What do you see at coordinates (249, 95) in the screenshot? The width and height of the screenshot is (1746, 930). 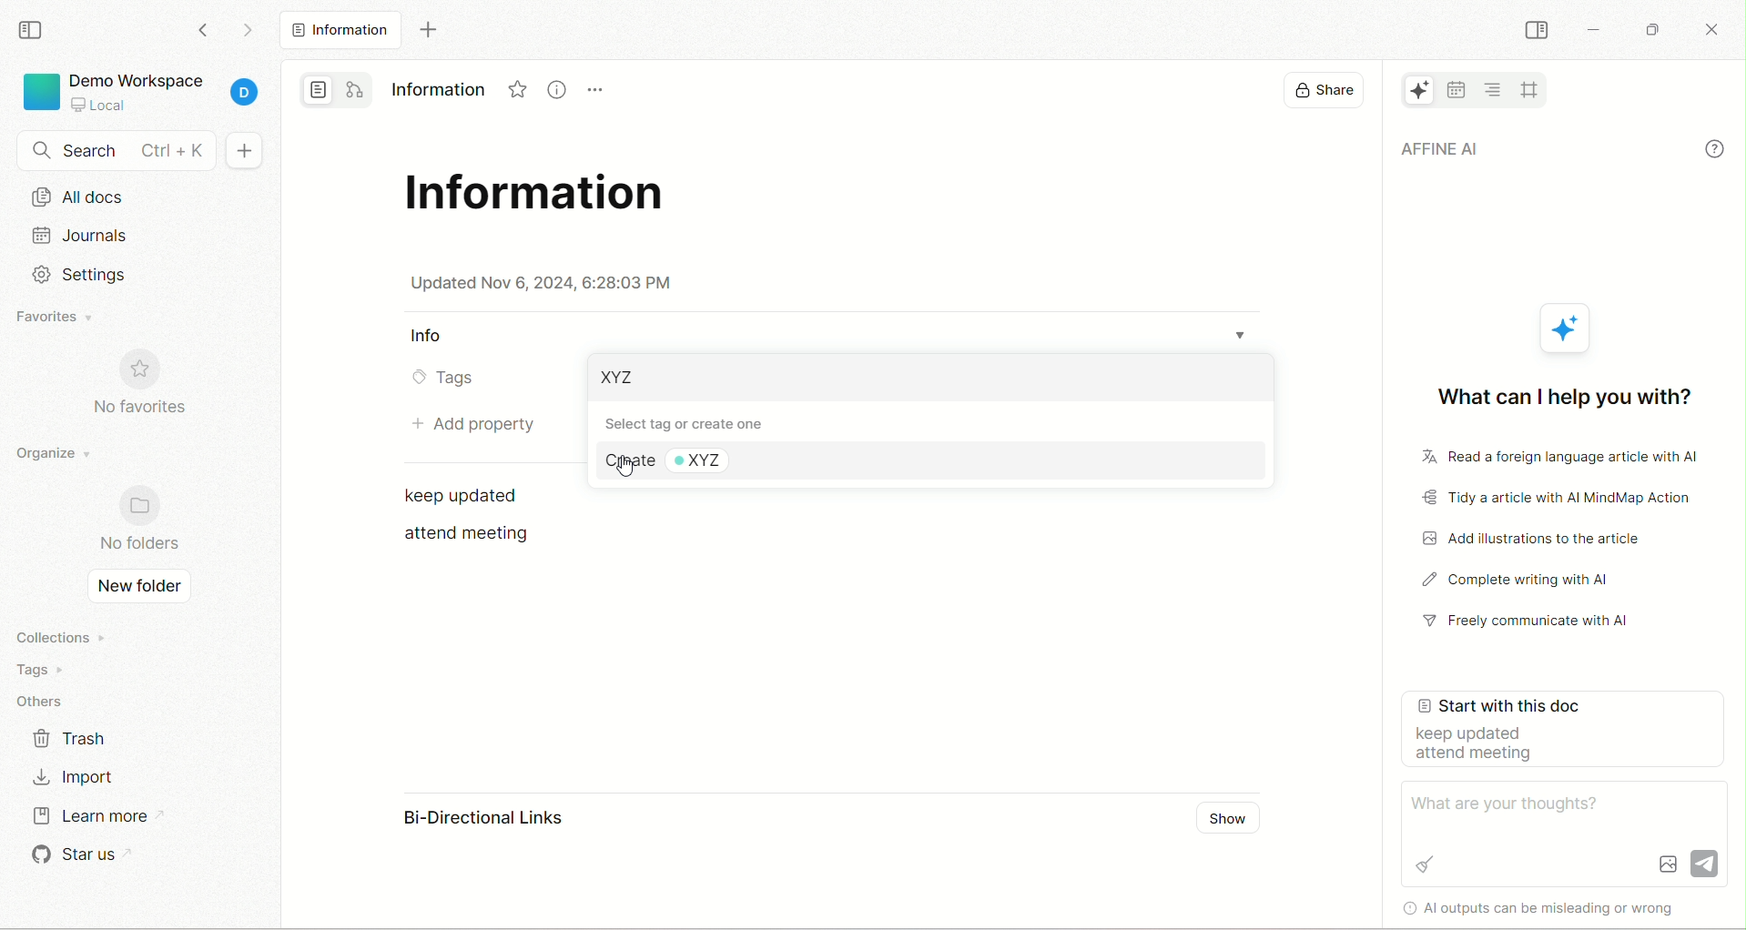 I see `account` at bounding box center [249, 95].